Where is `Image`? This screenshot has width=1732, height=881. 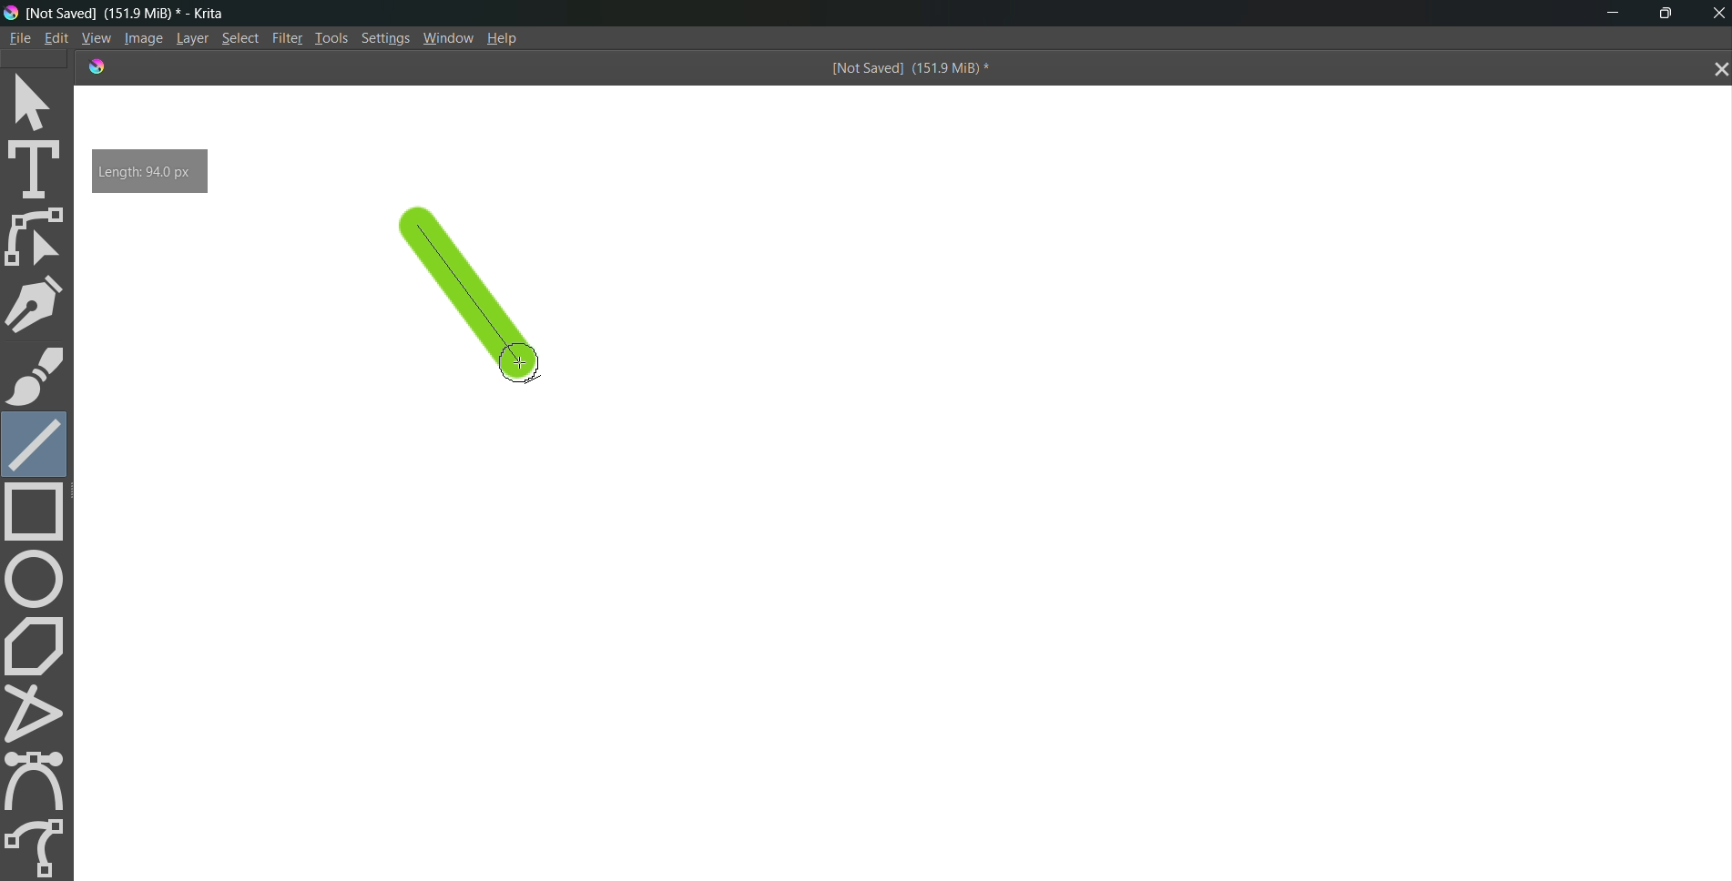
Image is located at coordinates (140, 39).